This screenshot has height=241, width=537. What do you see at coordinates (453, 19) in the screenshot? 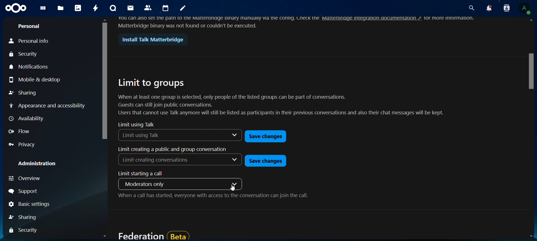
I see `text` at bounding box center [453, 19].